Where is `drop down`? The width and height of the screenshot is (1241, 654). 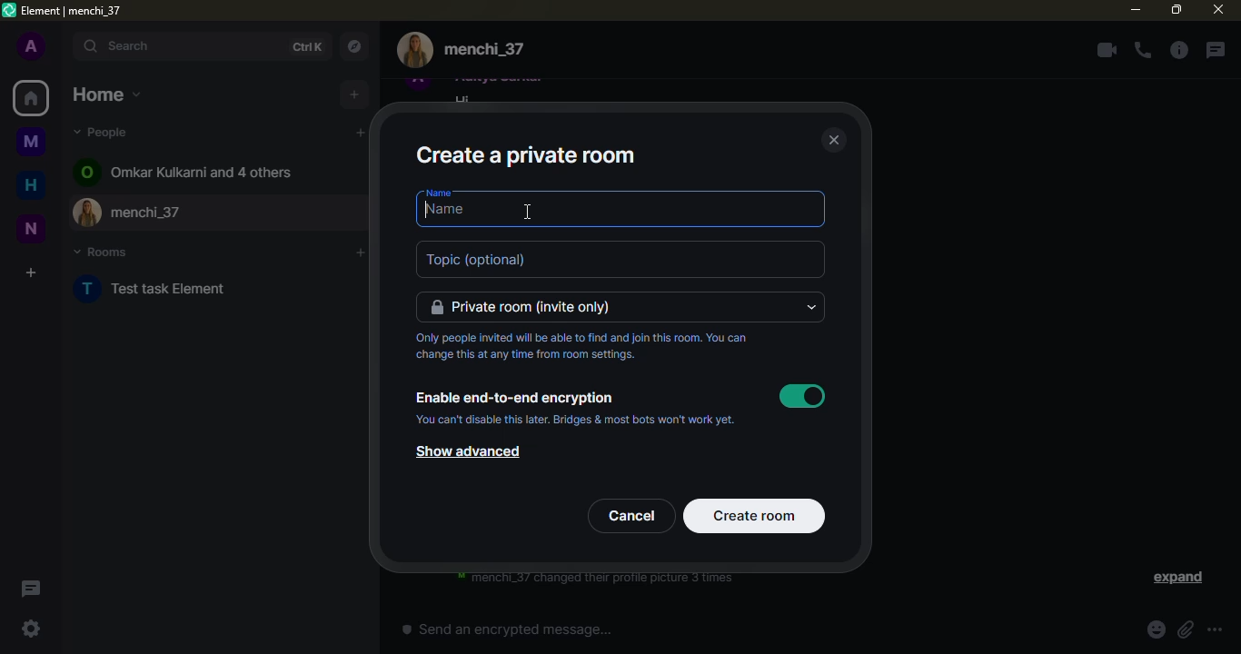 drop down is located at coordinates (811, 307).